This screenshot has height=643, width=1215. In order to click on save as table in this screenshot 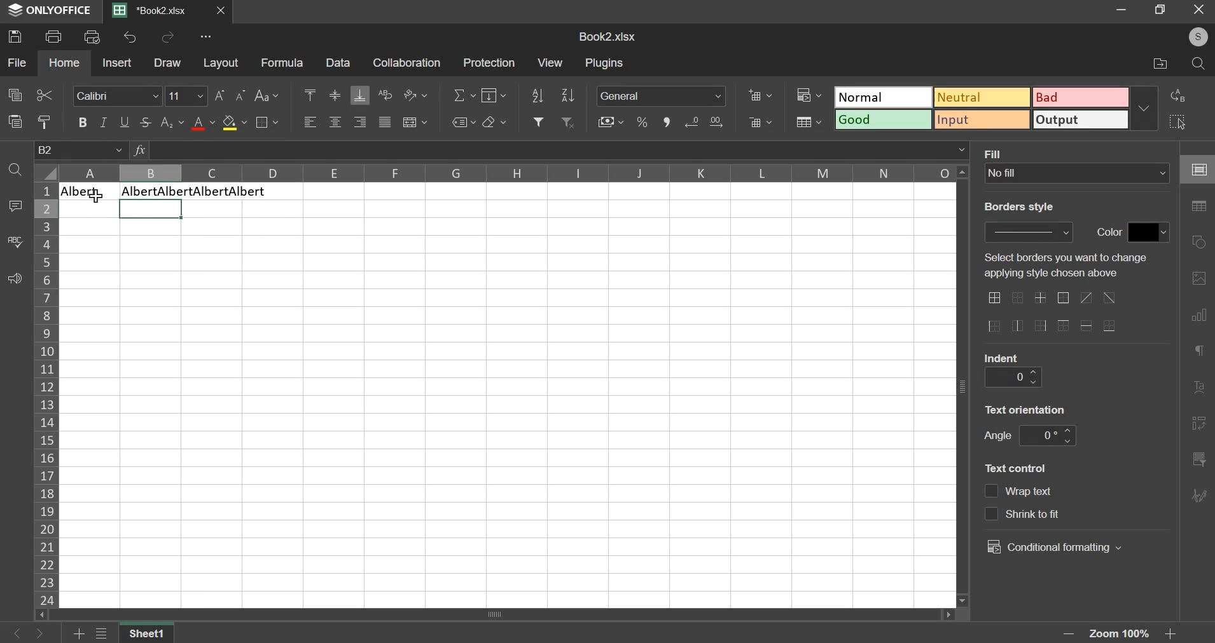, I will do `click(809, 122)`.